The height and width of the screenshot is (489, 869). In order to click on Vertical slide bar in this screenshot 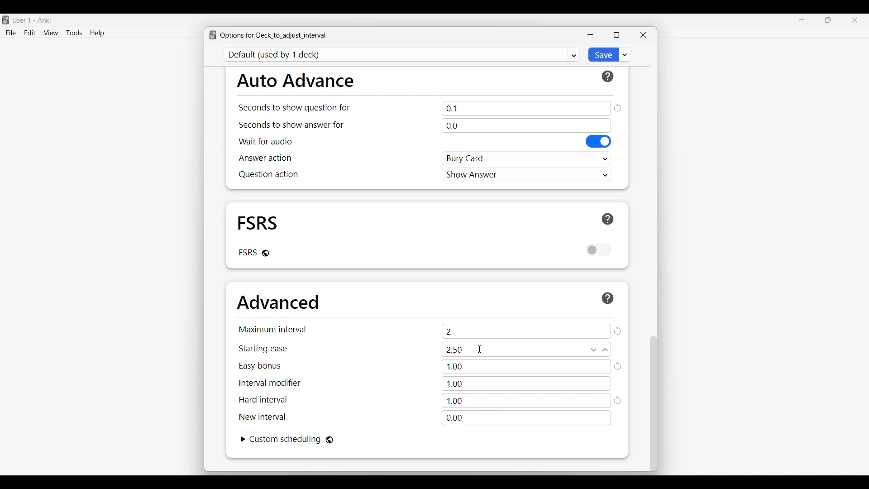, I will do `click(654, 404)`.